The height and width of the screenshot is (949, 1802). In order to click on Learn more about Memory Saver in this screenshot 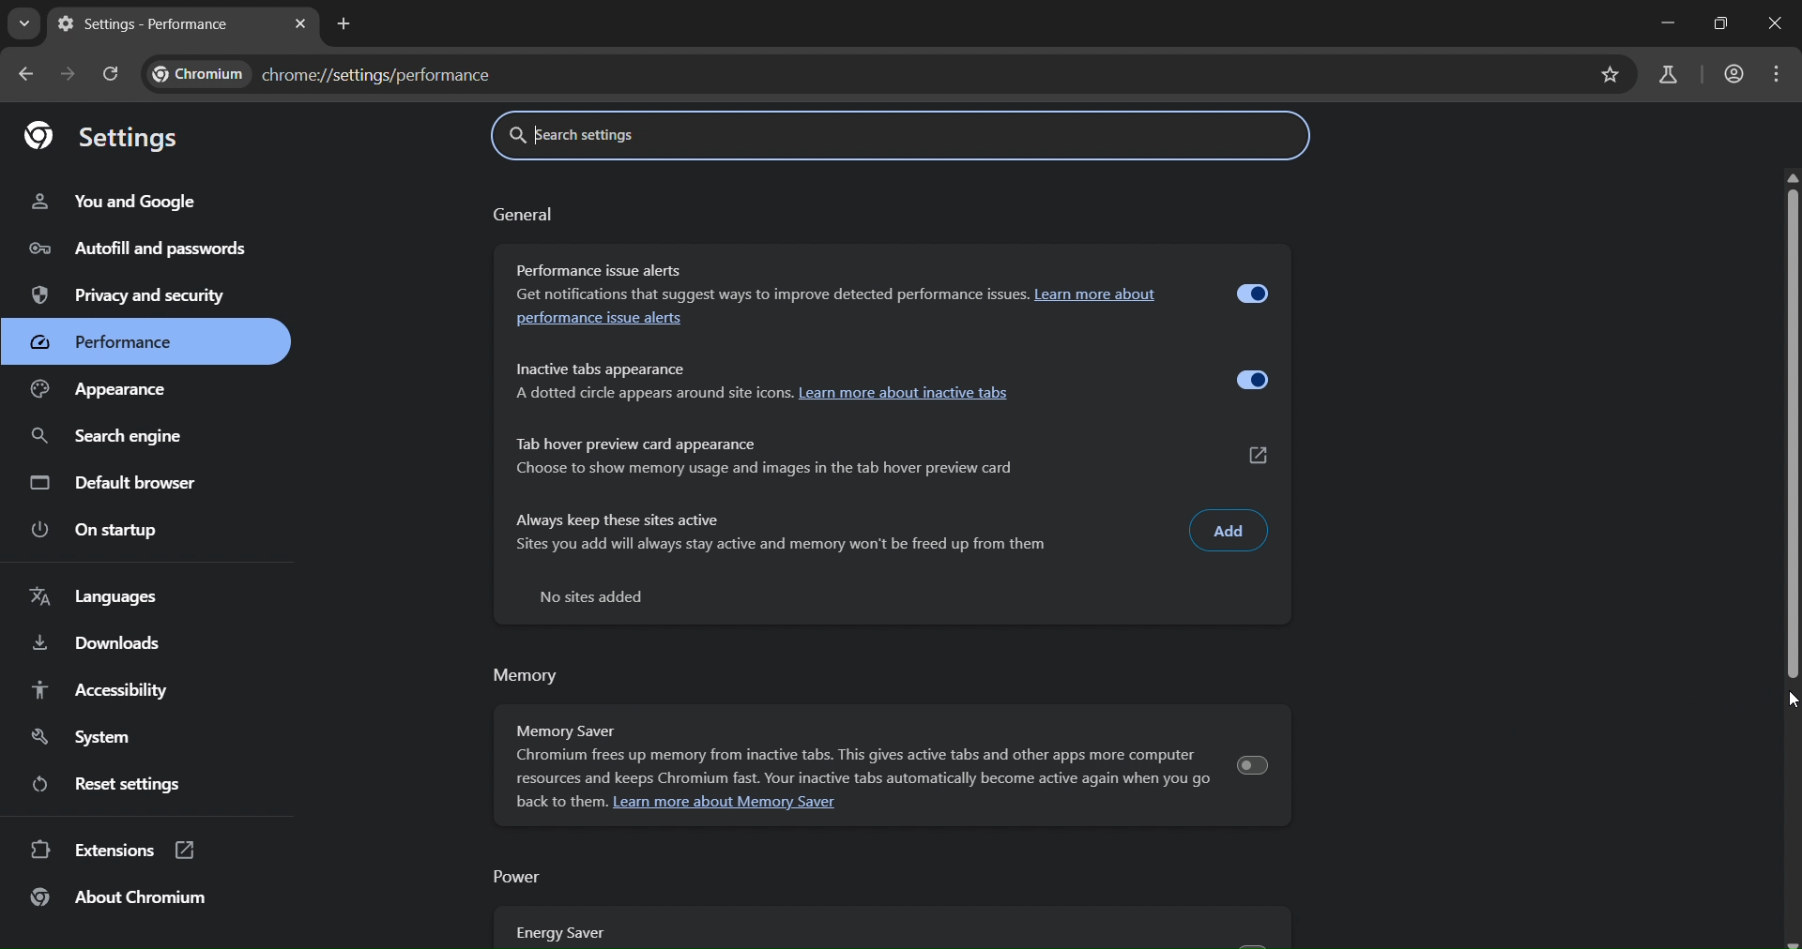, I will do `click(725, 803)`.